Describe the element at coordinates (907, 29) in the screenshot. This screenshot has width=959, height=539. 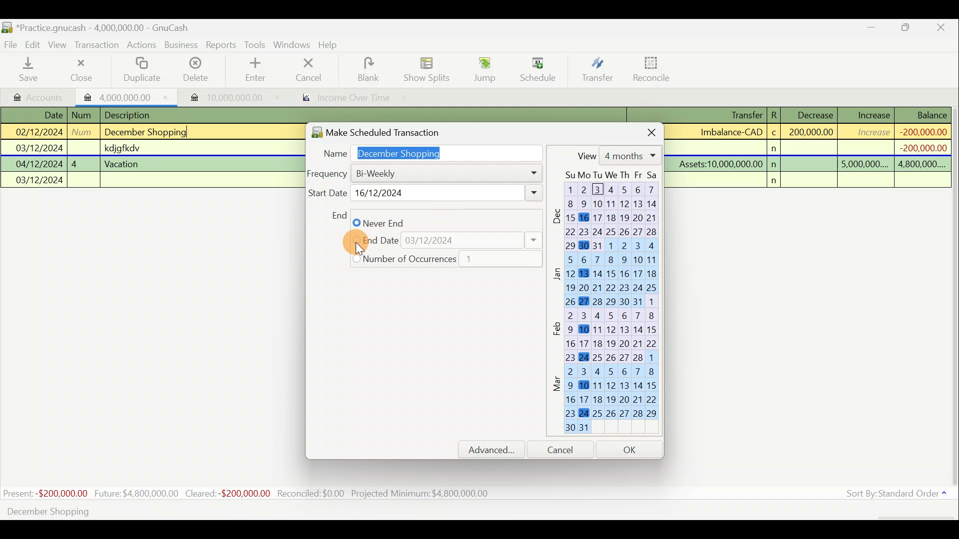
I see `Maximise` at that location.